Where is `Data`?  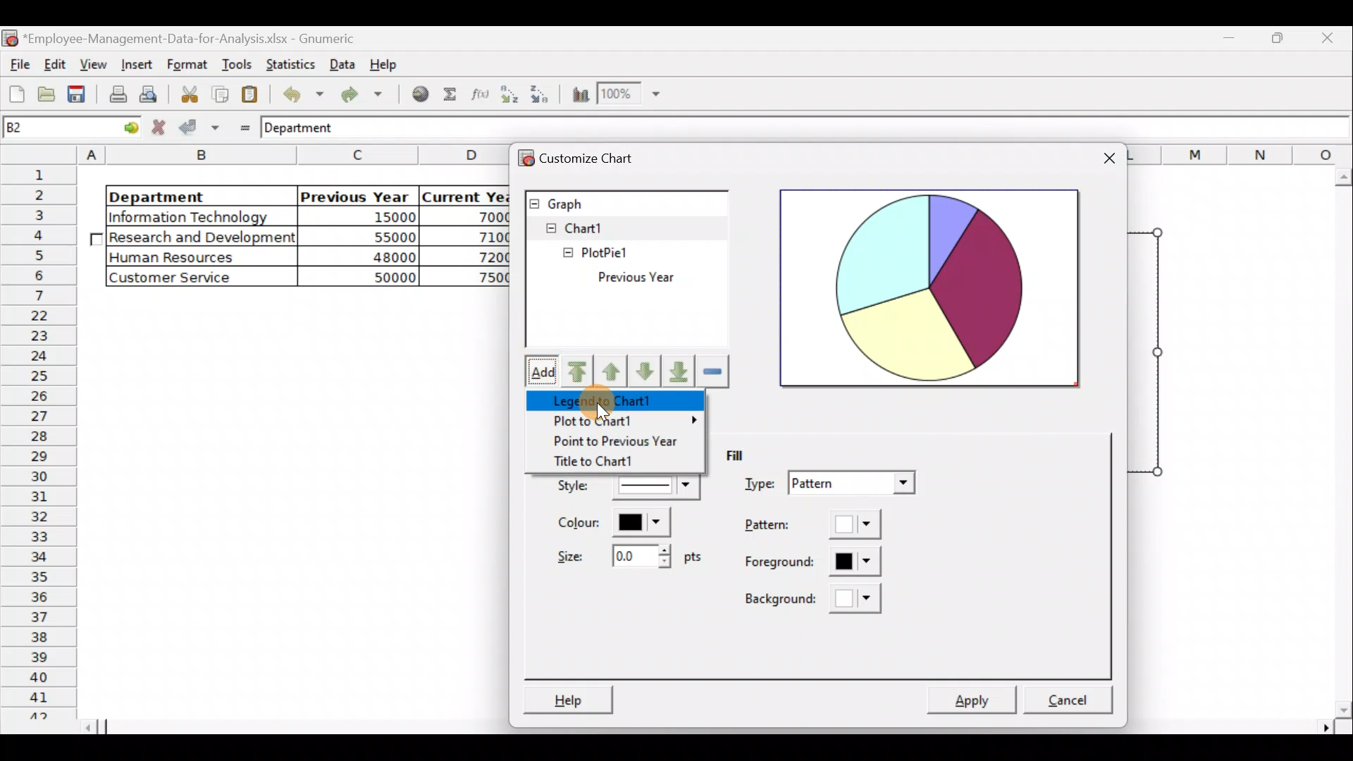
Data is located at coordinates (342, 63).